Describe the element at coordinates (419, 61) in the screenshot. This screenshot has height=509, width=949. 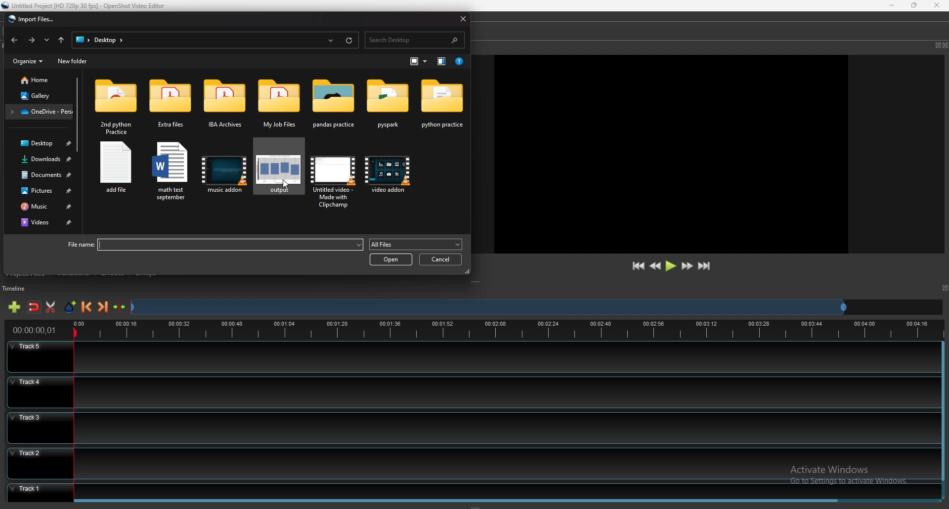
I see `change view` at that location.